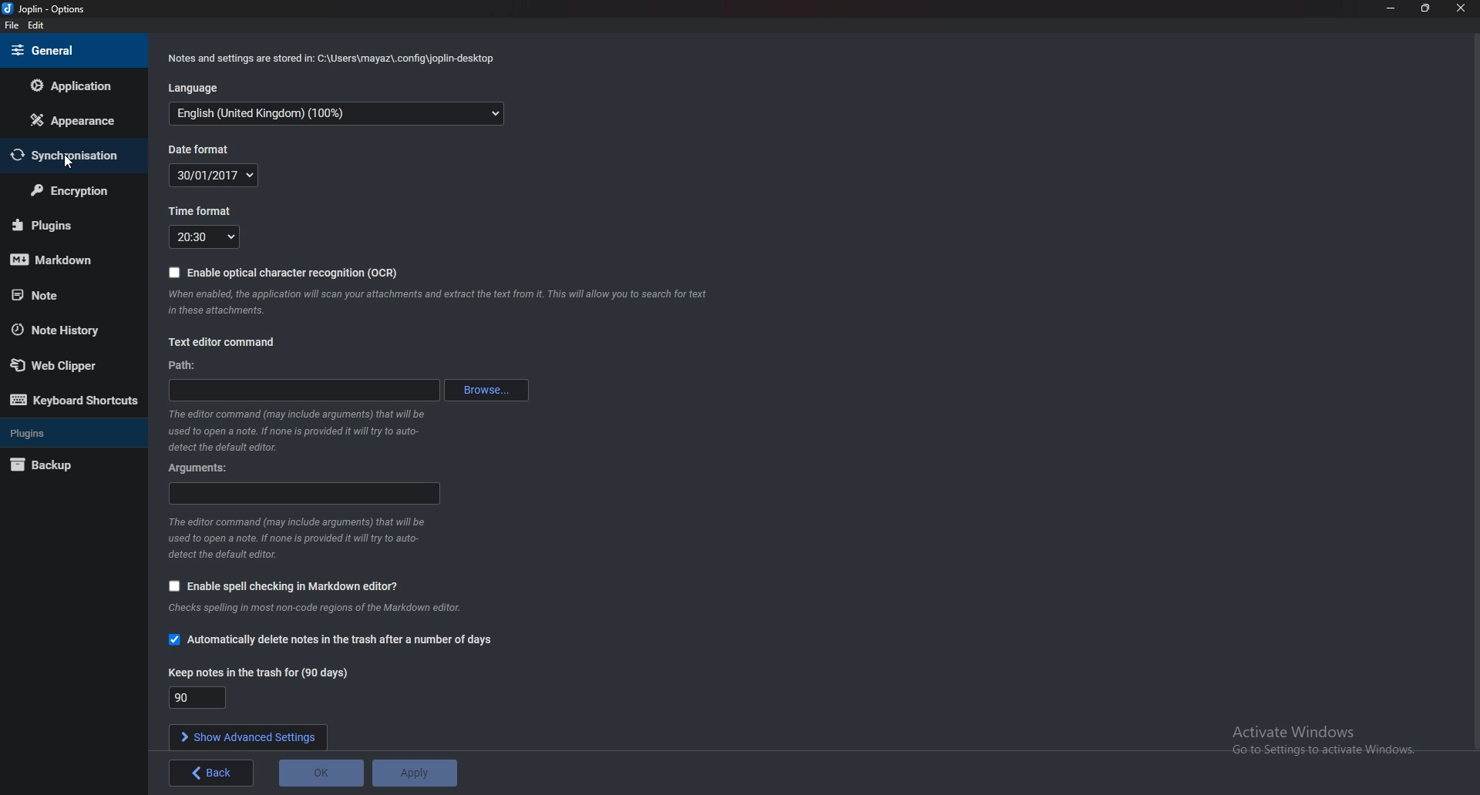 This screenshot has height=795, width=1480. I want to click on Synchronization, so click(76, 157).